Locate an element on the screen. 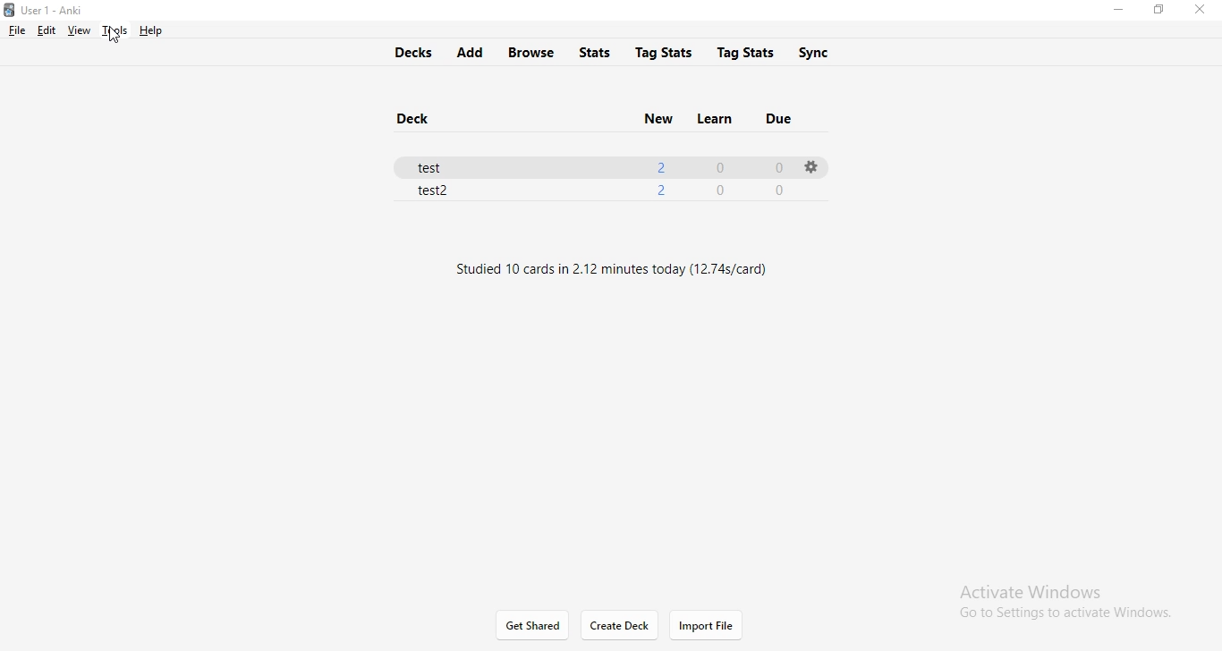 Image resolution: width=1222 pixels, height=651 pixels. edit is located at coordinates (45, 30).